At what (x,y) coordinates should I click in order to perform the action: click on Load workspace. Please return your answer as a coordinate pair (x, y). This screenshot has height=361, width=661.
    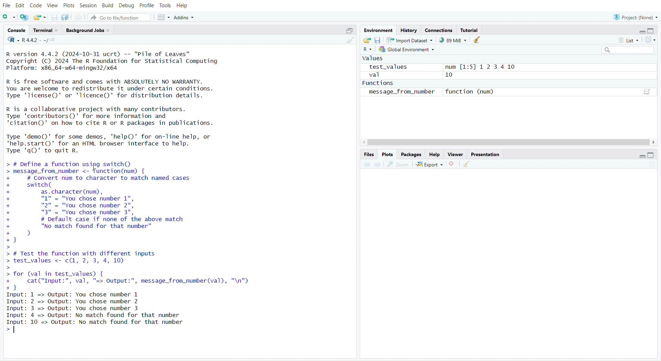
    Looking at the image, I should click on (367, 41).